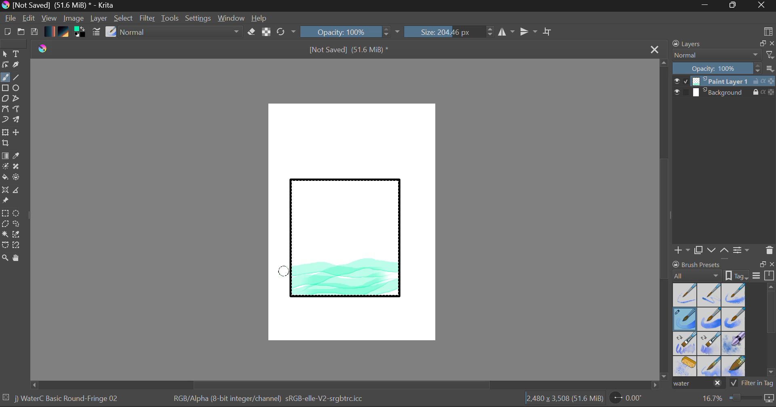 This screenshot has width=776, height=407. I want to click on Rectangle, so click(6, 89).